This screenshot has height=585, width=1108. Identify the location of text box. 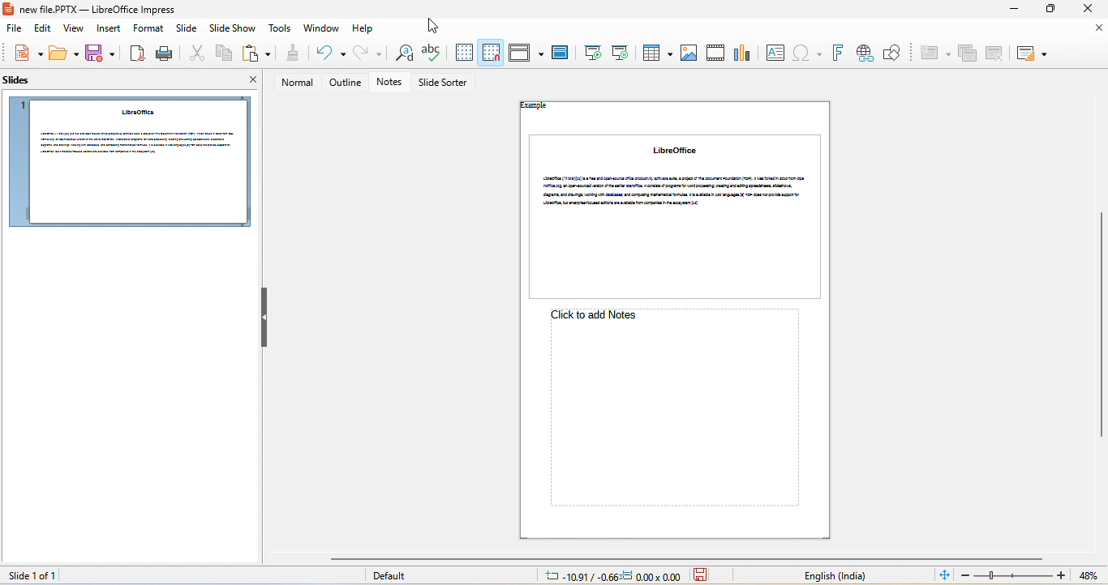
(775, 53).